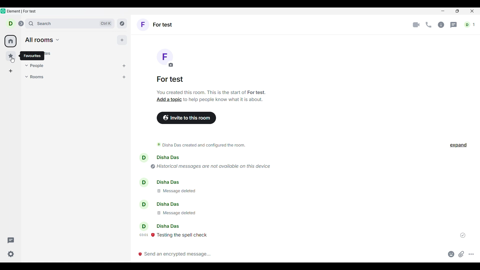 The height and width of the screenshot is (270, 480). What do you see at coordinates (11, 56) in the screenshot?
I see `Favourites` at bounding box center [11, 56].